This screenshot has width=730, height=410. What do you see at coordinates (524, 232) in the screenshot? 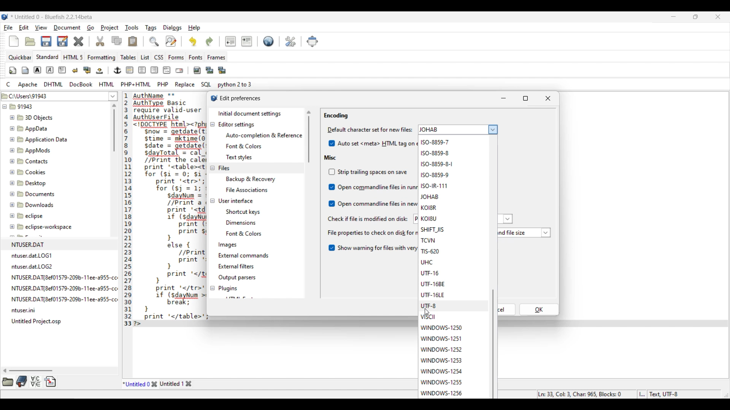
I see `List of file properties to check on disk modifications` at bounding box center [524, 232].